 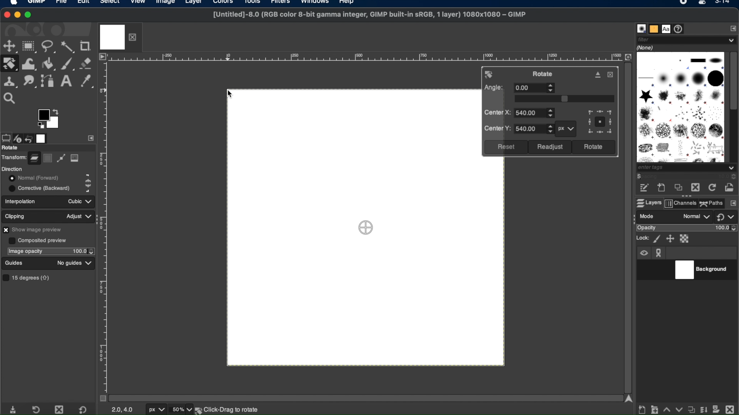 I want to click on lock alpha channel, so click(x=685, y=239).